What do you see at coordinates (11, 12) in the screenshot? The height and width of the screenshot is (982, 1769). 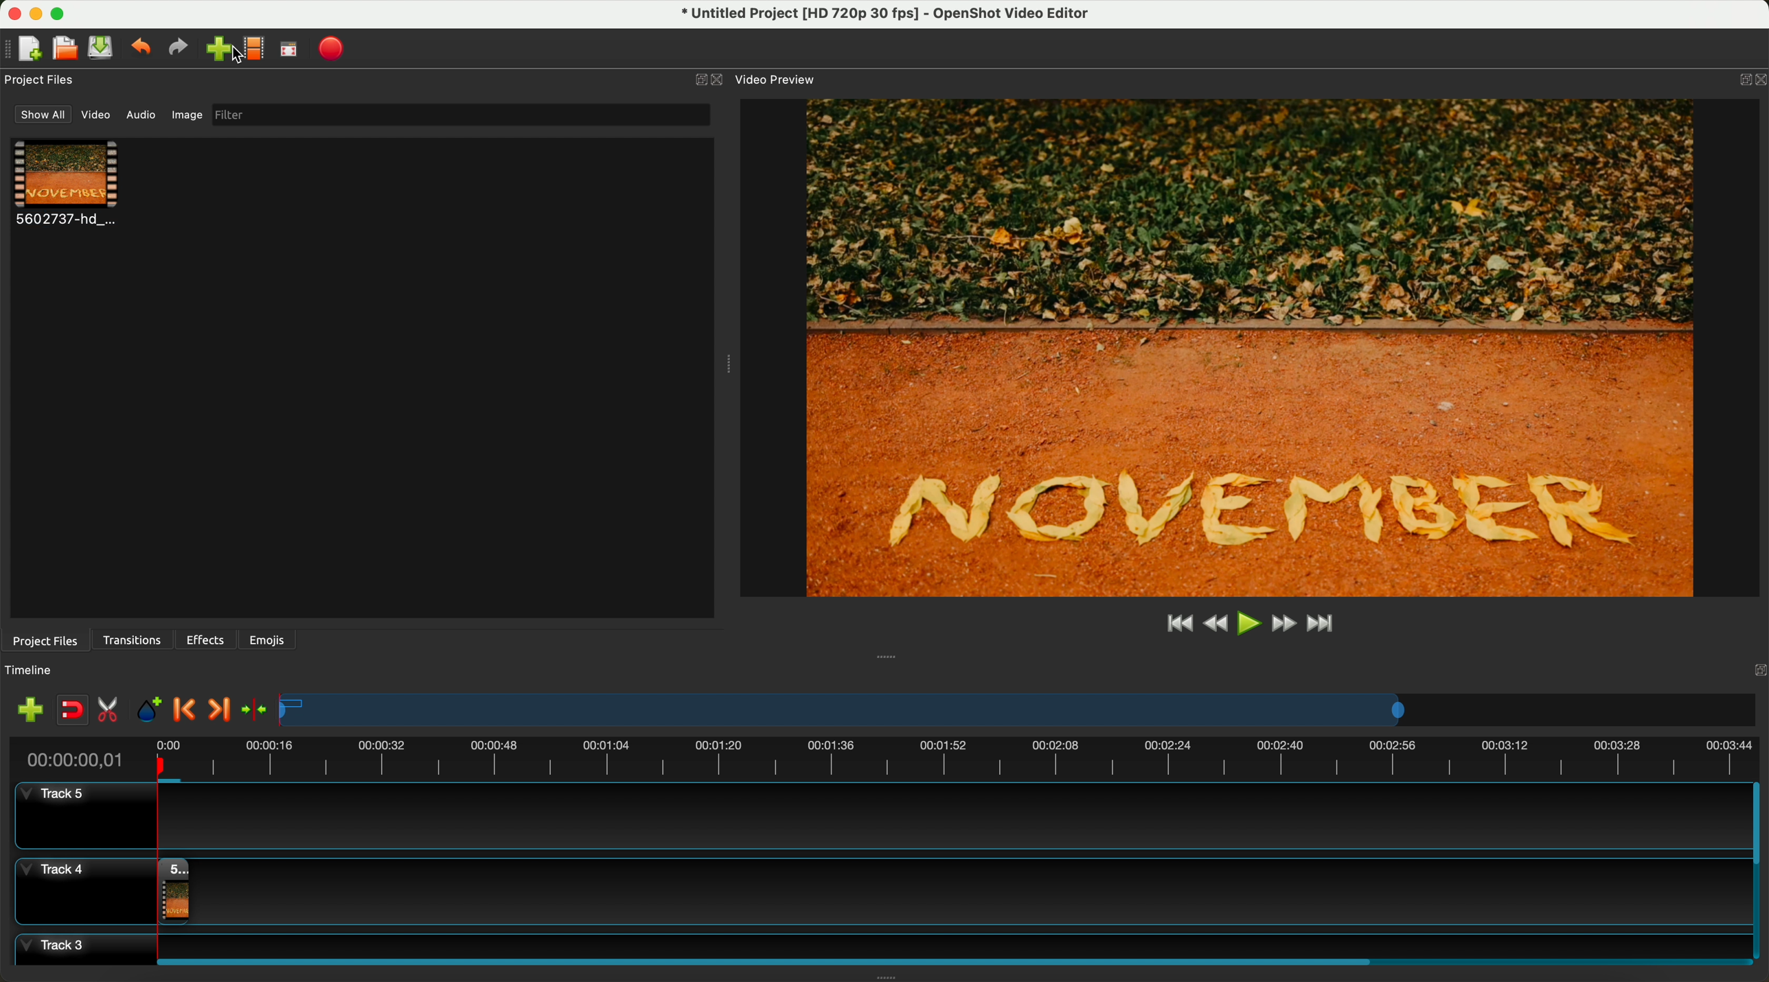 I see `close program` at bounding box center [11, 12].